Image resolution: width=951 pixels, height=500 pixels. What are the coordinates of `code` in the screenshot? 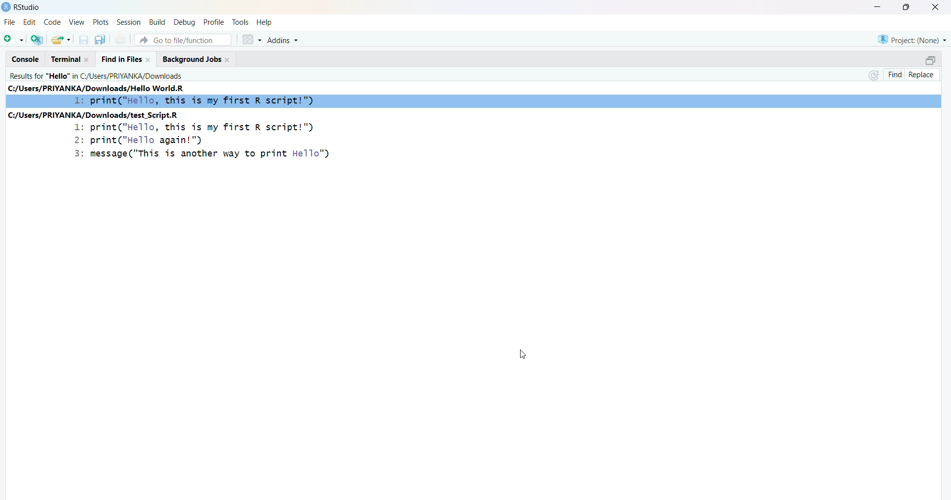 It's located at (53, 22).